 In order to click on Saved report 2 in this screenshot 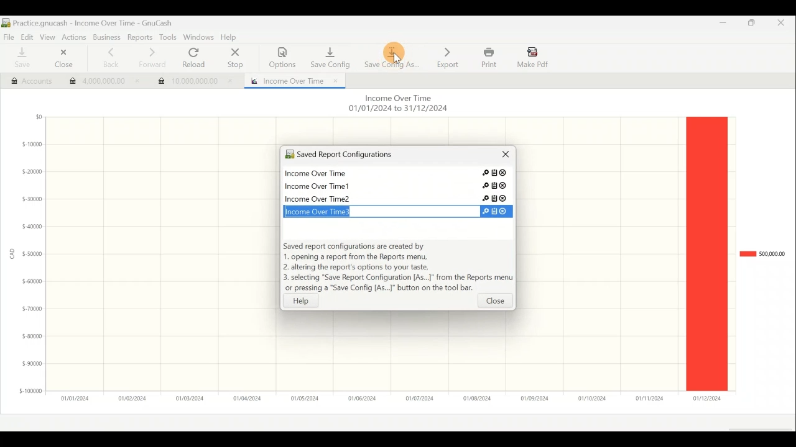, I will do `click(398, 184)`.